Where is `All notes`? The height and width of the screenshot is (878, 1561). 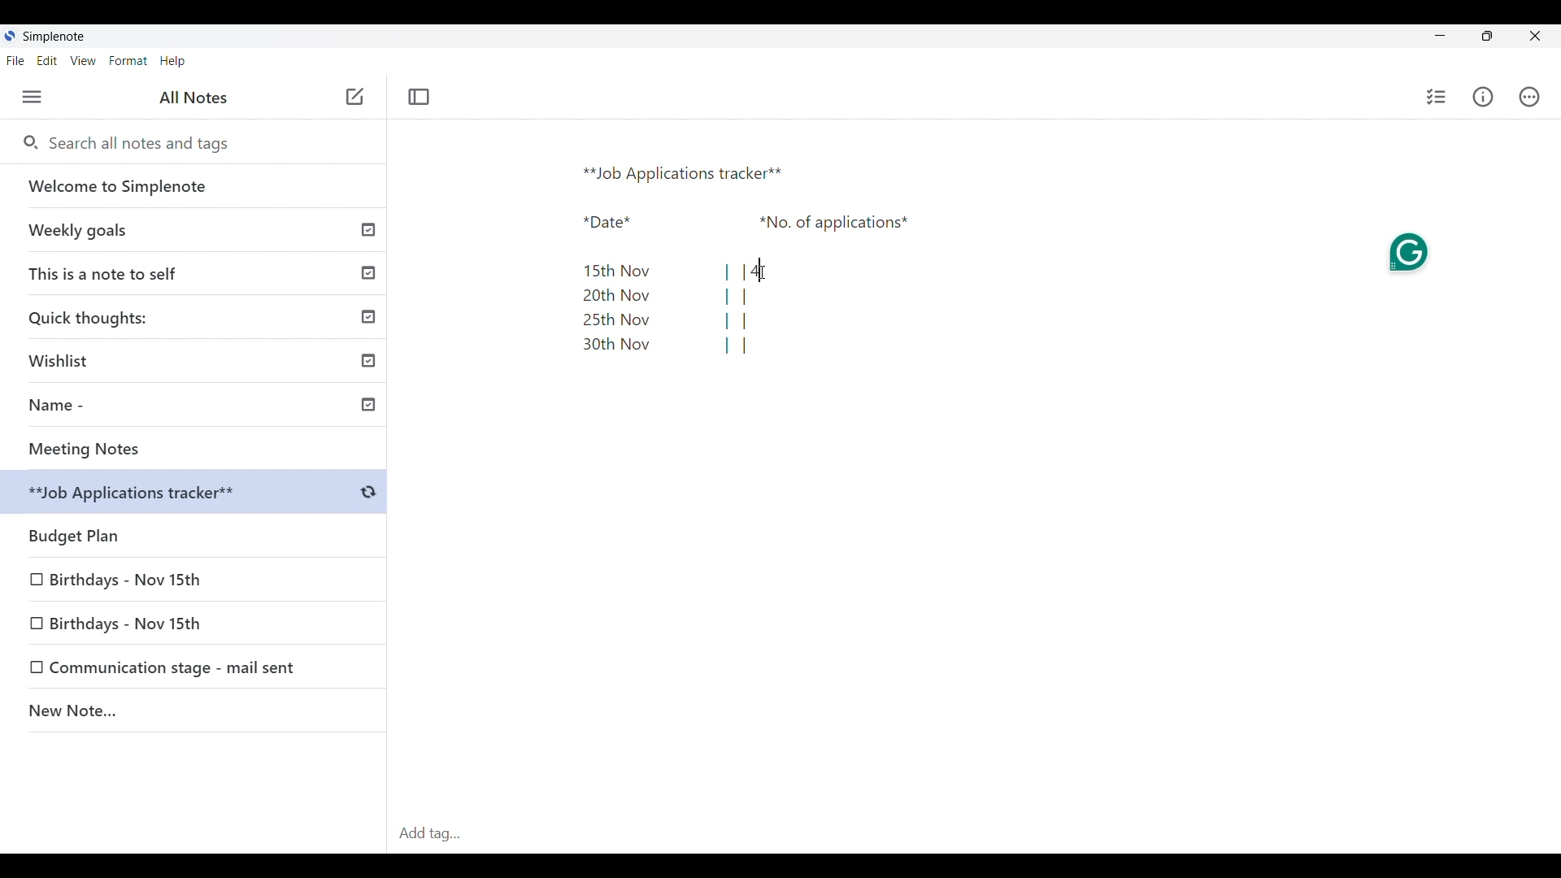 All notes is located at coordinates (193, 97).